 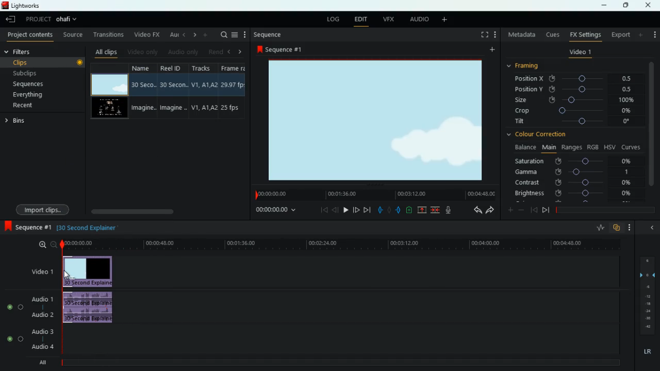 I want to click on time, so click(x=328, y=244).